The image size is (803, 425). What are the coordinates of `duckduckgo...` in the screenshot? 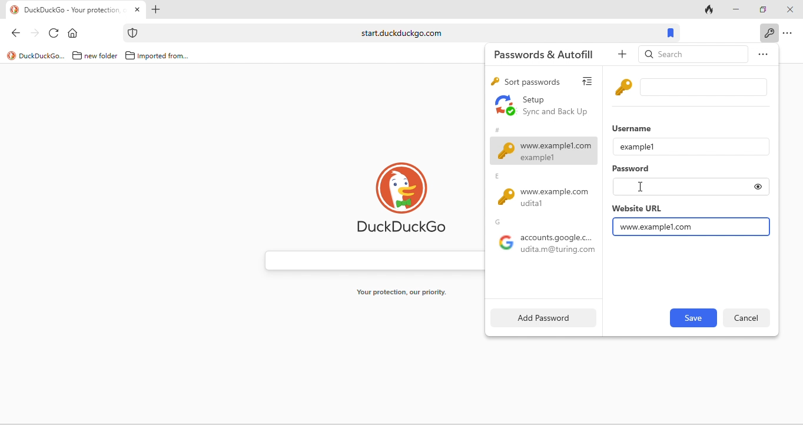 It's located at (42, 57).